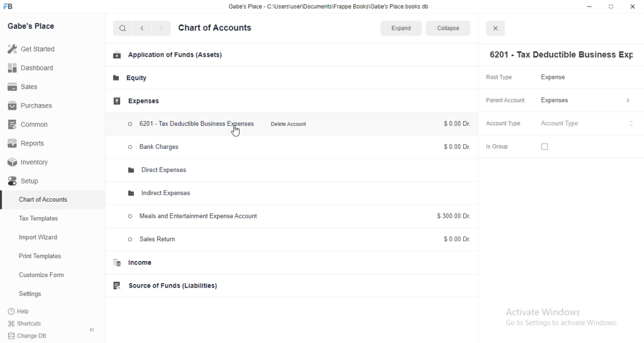  Describe the element at coordinates (43, 198) in the screenshot. I see `Chart of Accounts.` at that location.